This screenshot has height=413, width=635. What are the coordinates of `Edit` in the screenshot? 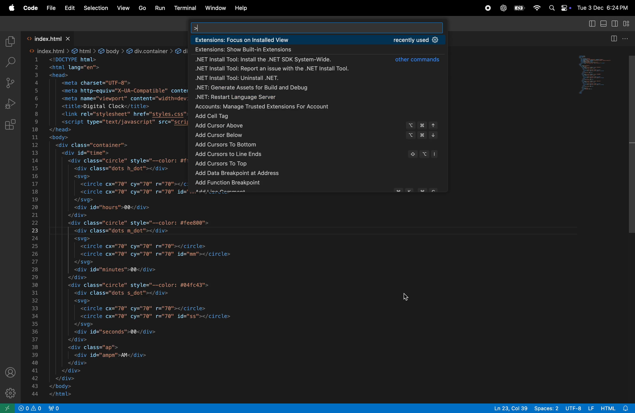 It's located at (68, 7).